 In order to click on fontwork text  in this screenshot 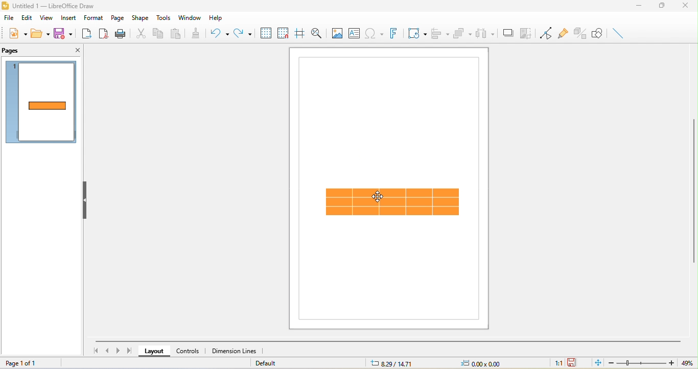, I will do `click(394, 33)`.